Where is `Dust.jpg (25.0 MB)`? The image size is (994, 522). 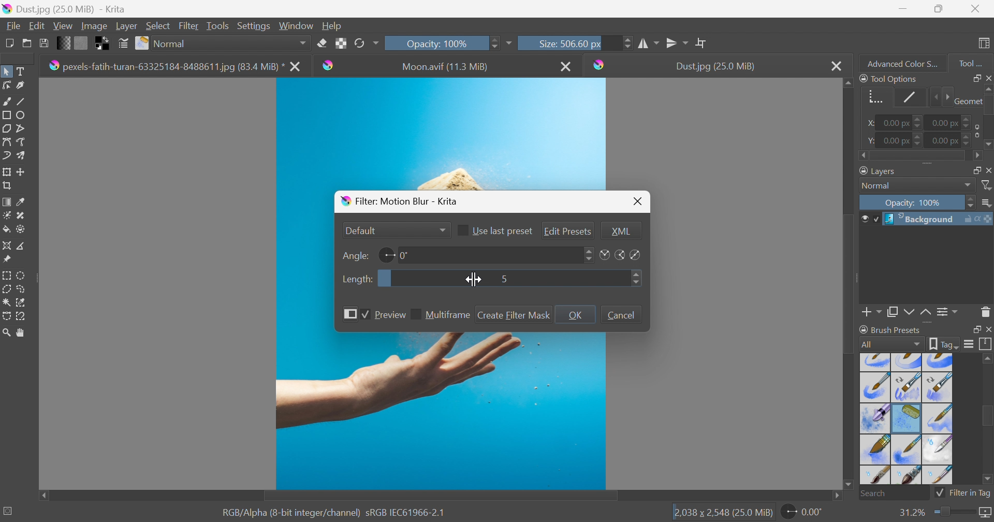 Dust.jpg (25.0 MB) is located at coordinates (64, 8).